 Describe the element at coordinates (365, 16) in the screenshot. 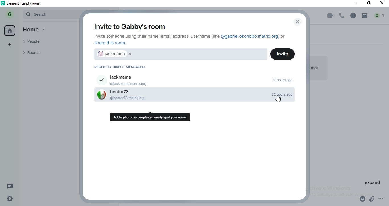

I see `chat` at that location.